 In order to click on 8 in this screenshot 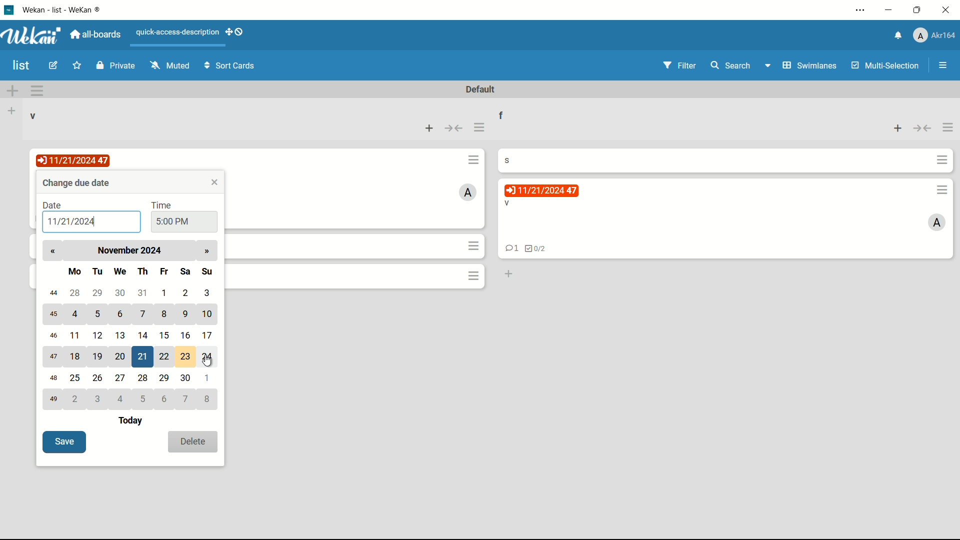, I will do `click(165, 315)`.